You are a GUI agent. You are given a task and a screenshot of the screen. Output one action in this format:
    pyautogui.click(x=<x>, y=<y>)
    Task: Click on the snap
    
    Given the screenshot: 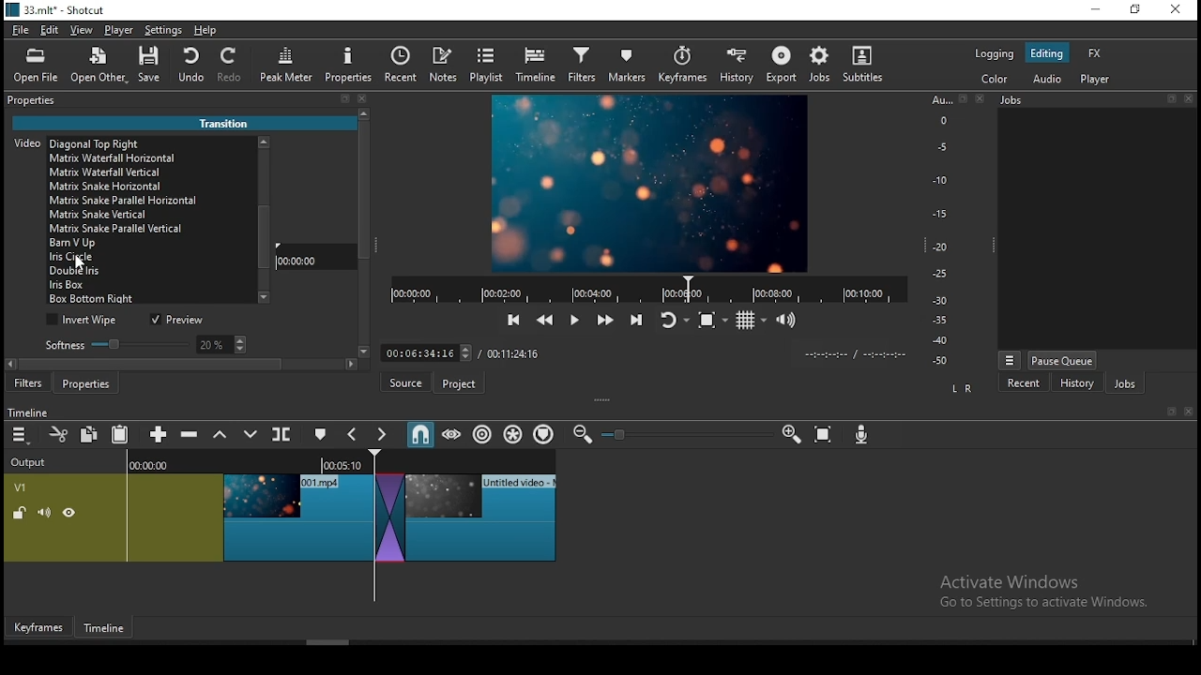 What is the action you would take?
    pyautogui.click(x=419, y=434)
    